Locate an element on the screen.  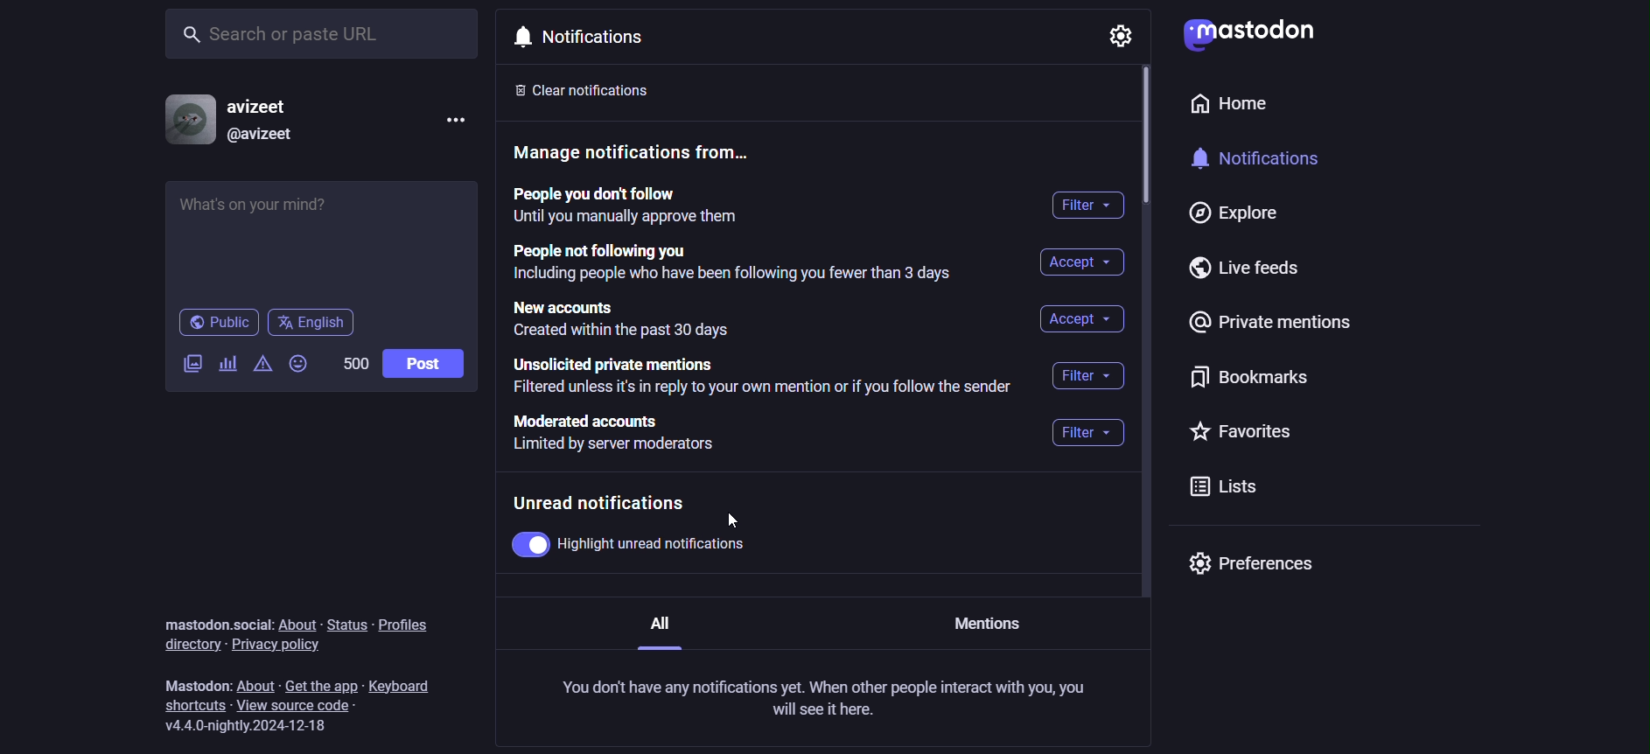
live feeds is located at coordinates (1252, 269).